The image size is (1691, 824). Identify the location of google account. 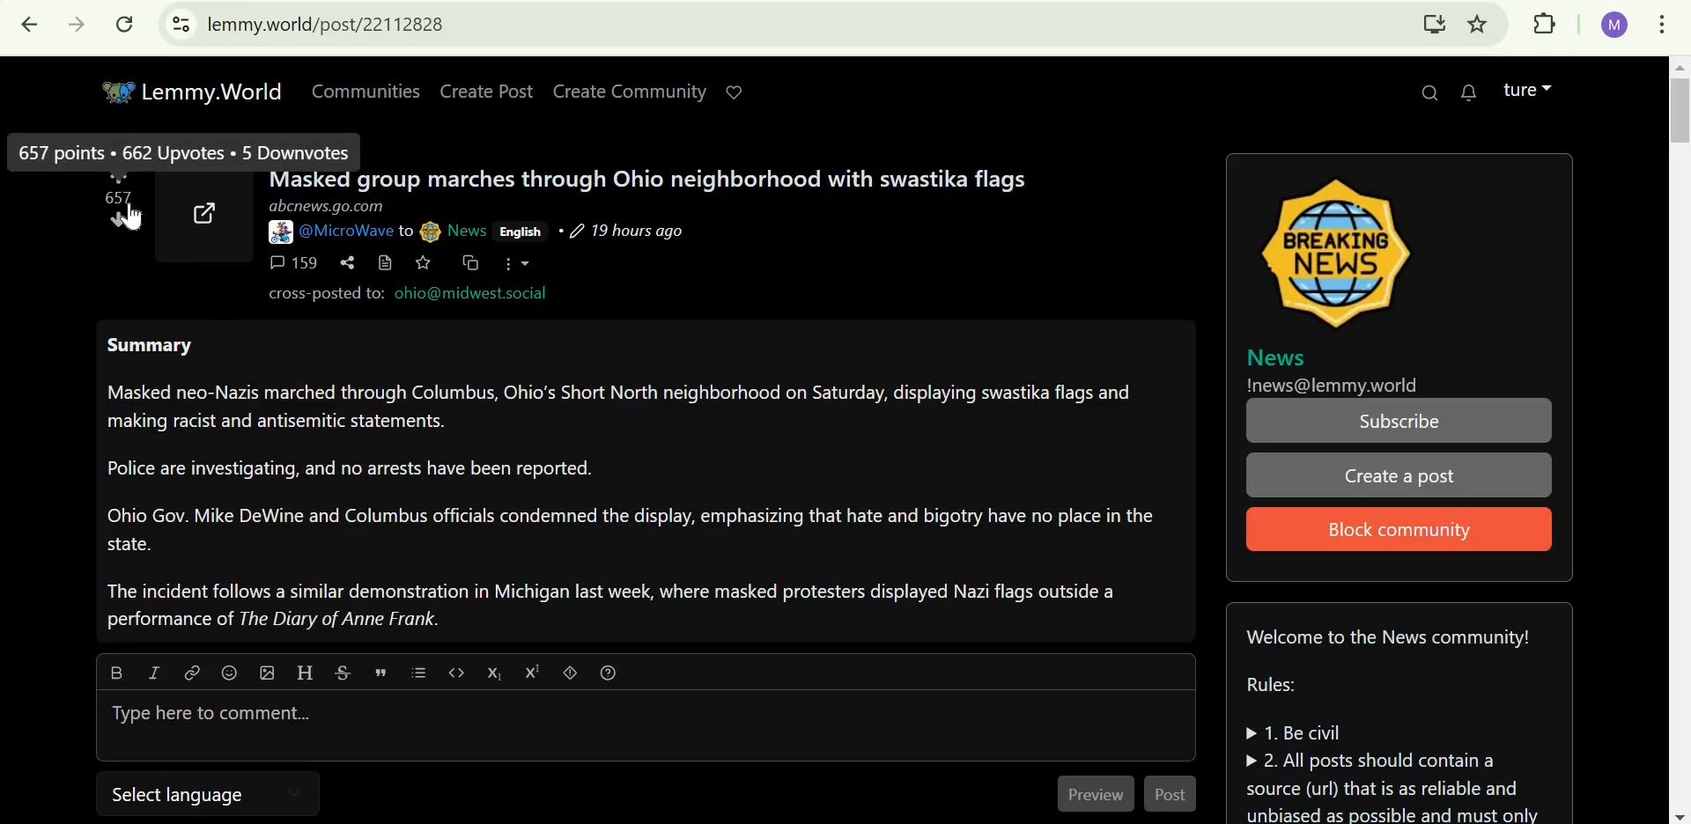
(1613, 26).